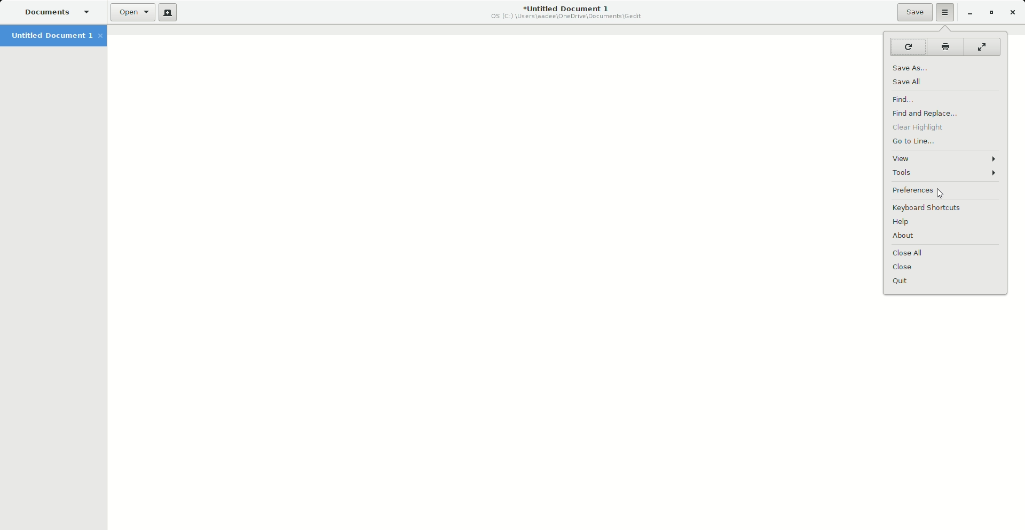  What do you see at coordinates (53, 36) in the screenshot?
I see `Untitled Document 1` at bounding box center [53, 36].